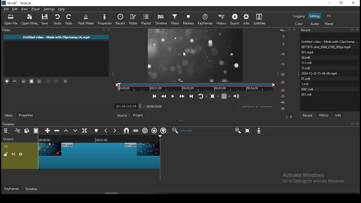 The image size is (361, 203). Describe the element at coordinates (99, 139) in the screenshot. I see `timeline` at that location.